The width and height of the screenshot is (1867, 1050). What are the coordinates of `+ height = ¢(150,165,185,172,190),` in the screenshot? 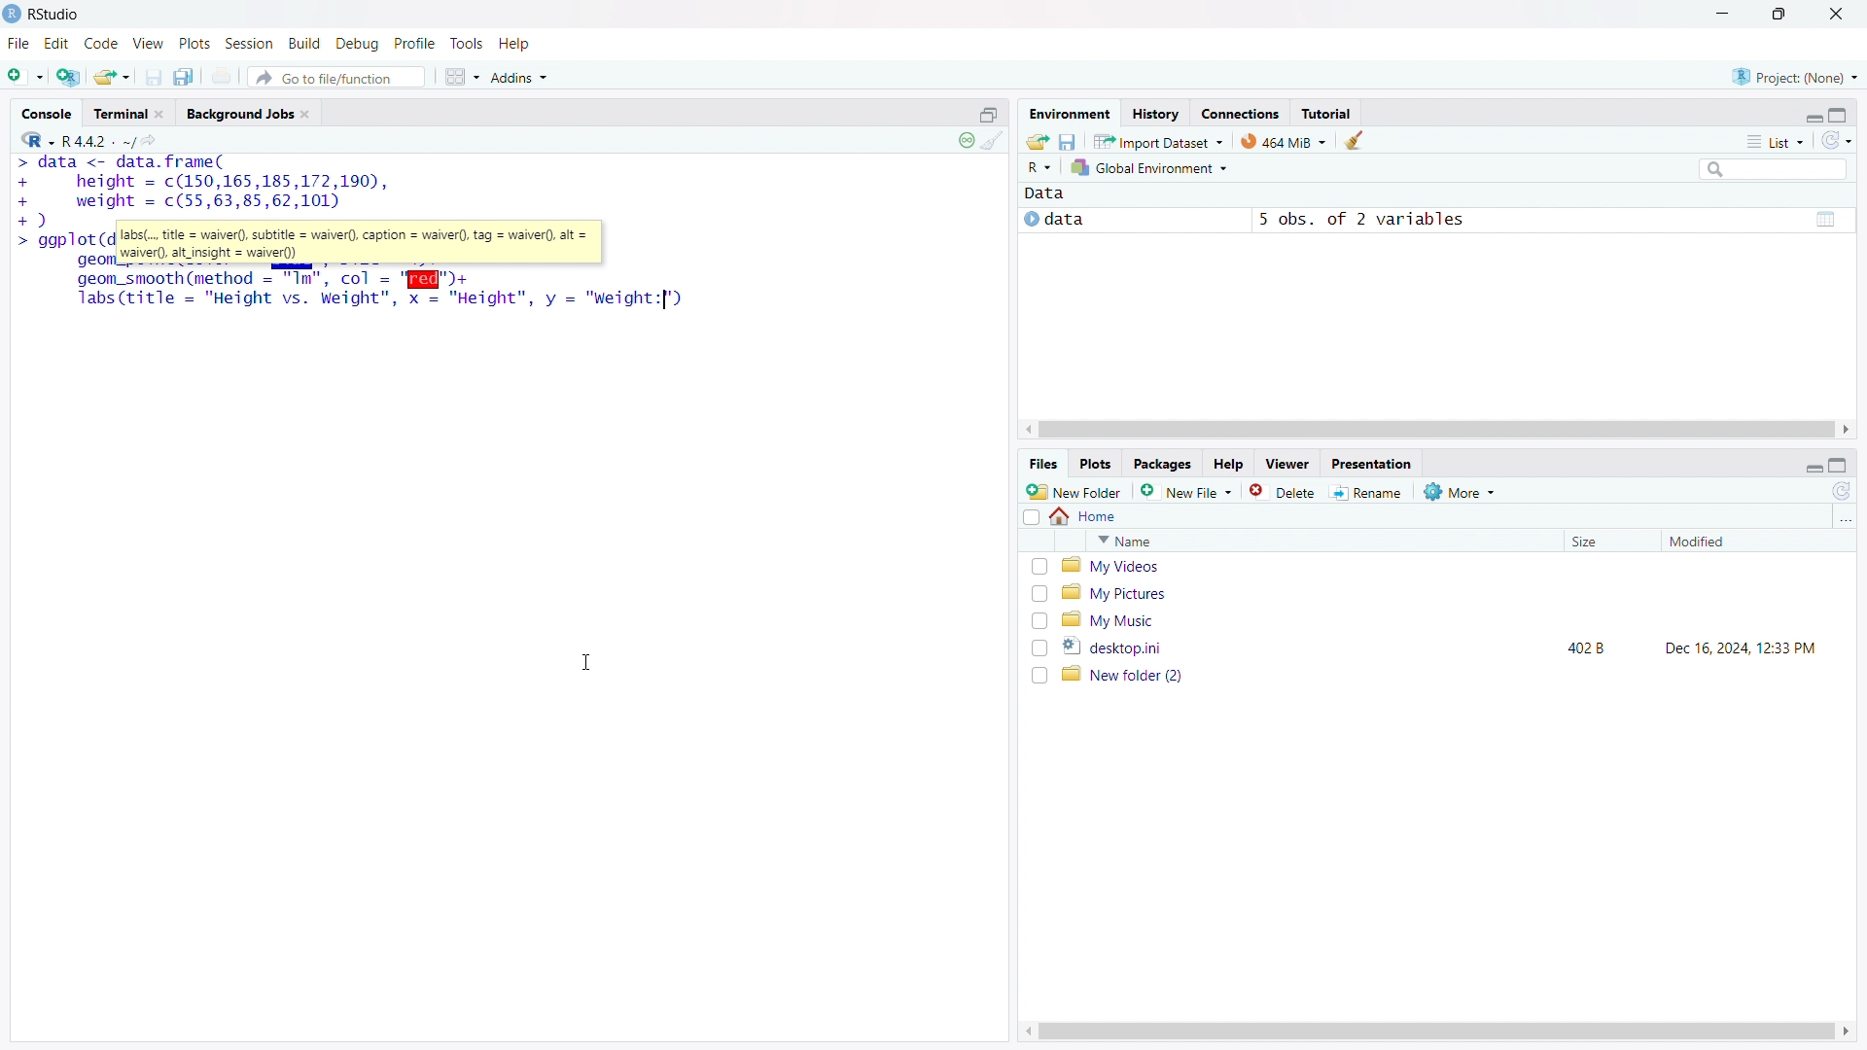 It's located at (202, 182).